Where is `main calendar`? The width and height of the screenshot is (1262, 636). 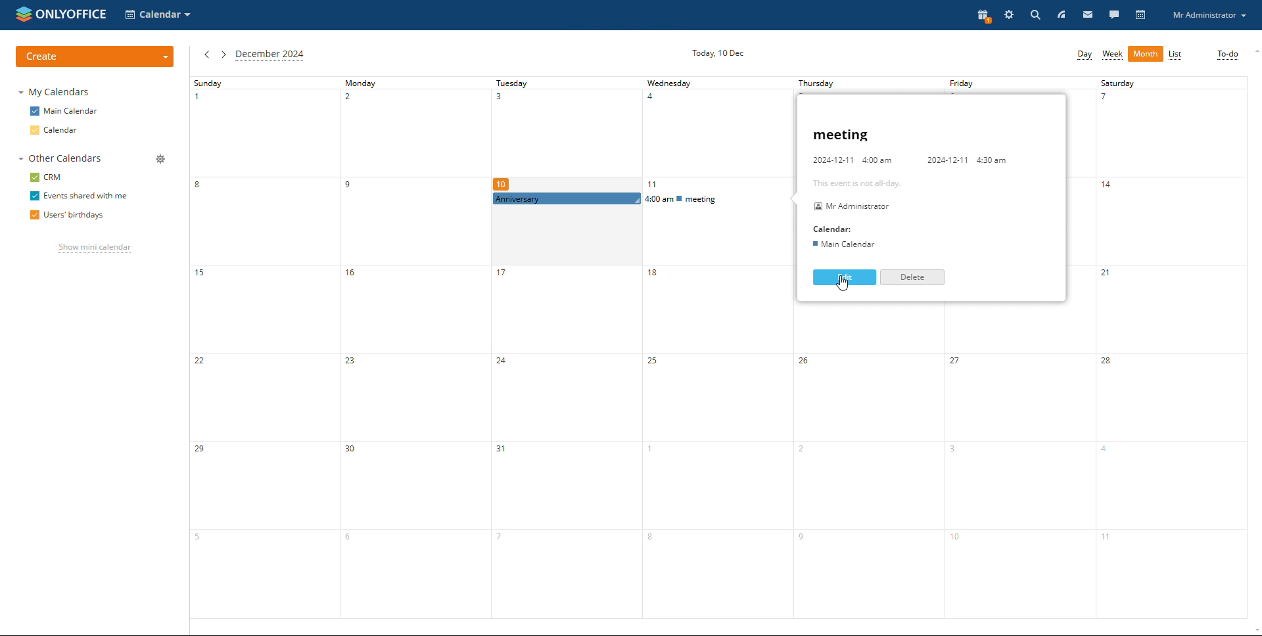
main calendar is located at coordinates (64, 111).